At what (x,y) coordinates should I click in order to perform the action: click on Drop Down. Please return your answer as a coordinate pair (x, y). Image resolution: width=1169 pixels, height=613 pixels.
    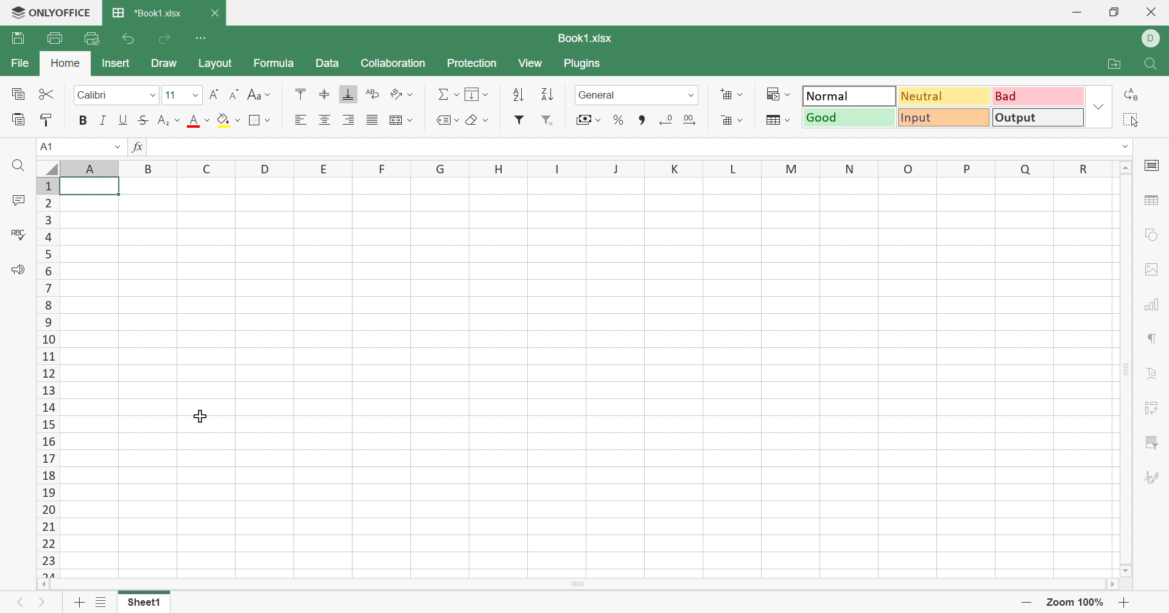
    Looking at the image, I should click on (197, 95).